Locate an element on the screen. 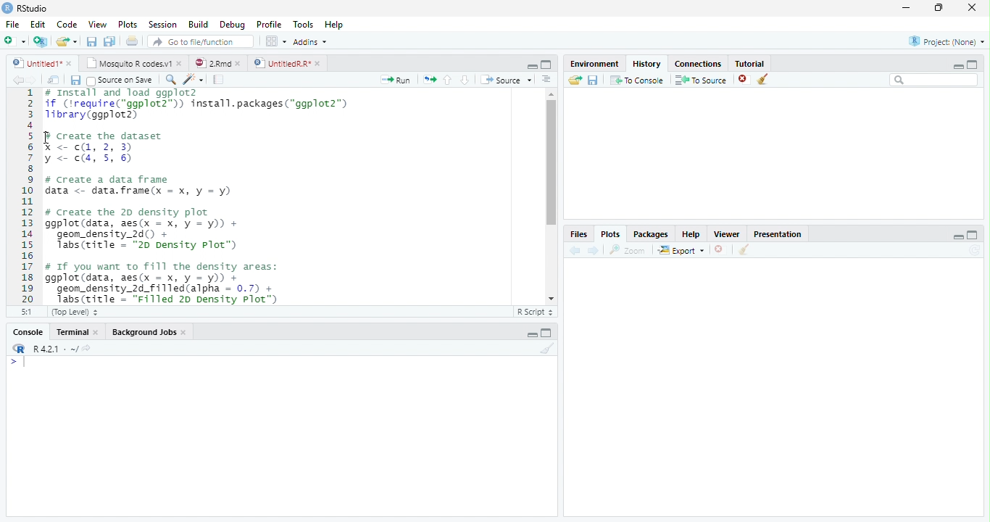  Help is located at coordinates (691, 236).